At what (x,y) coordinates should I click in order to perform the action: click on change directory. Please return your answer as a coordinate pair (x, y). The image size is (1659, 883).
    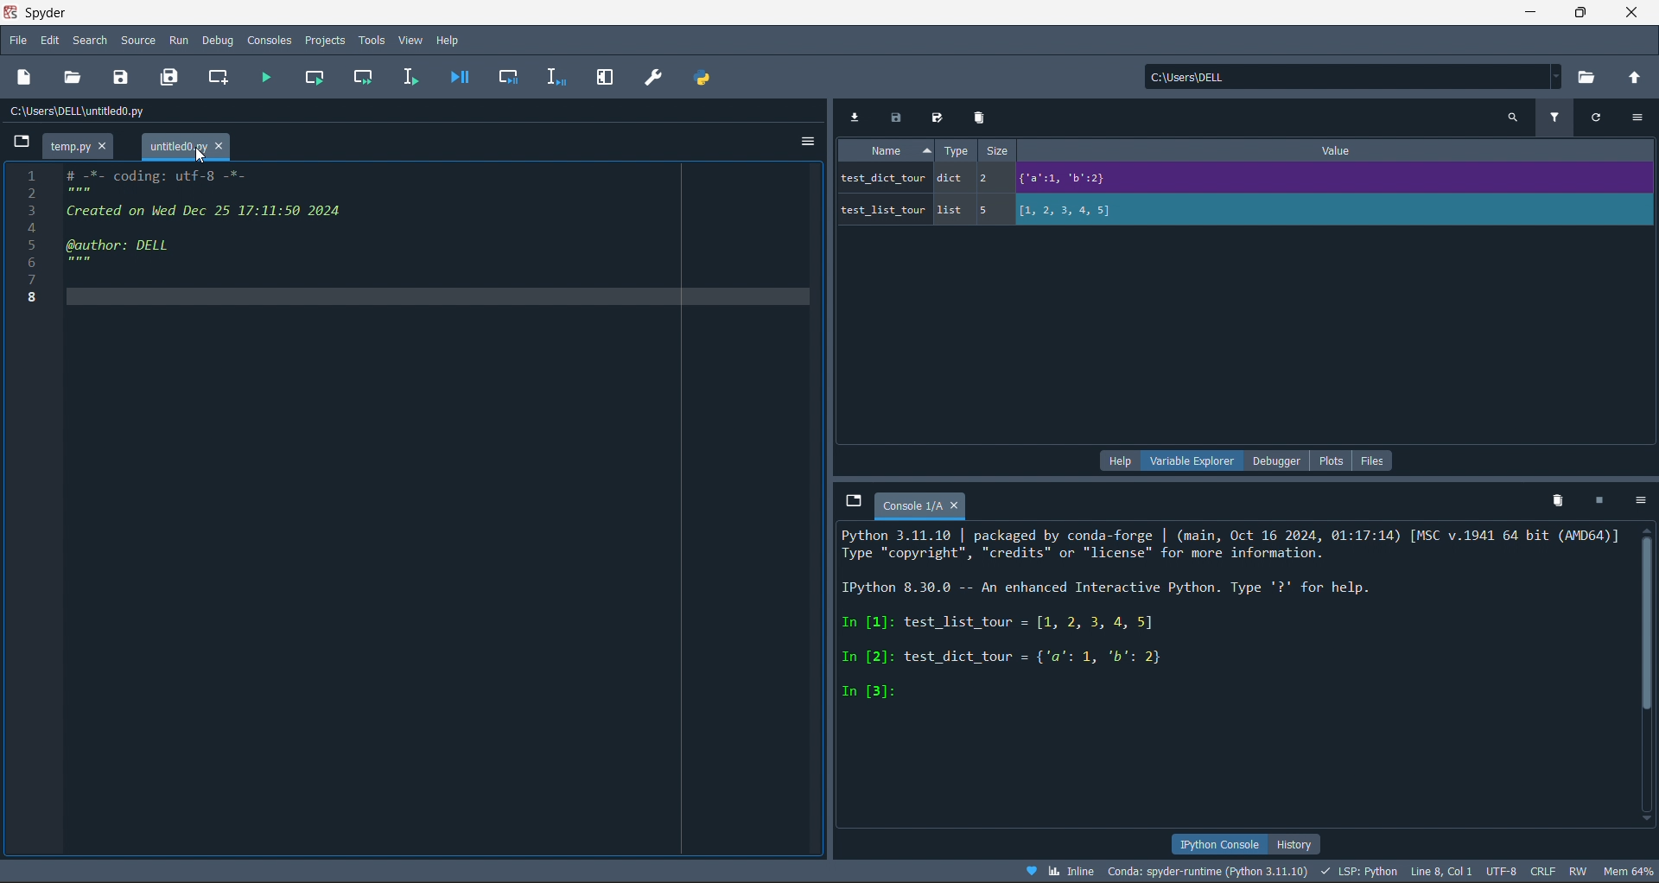
    Looking at the image, I should click on (1633, 79).